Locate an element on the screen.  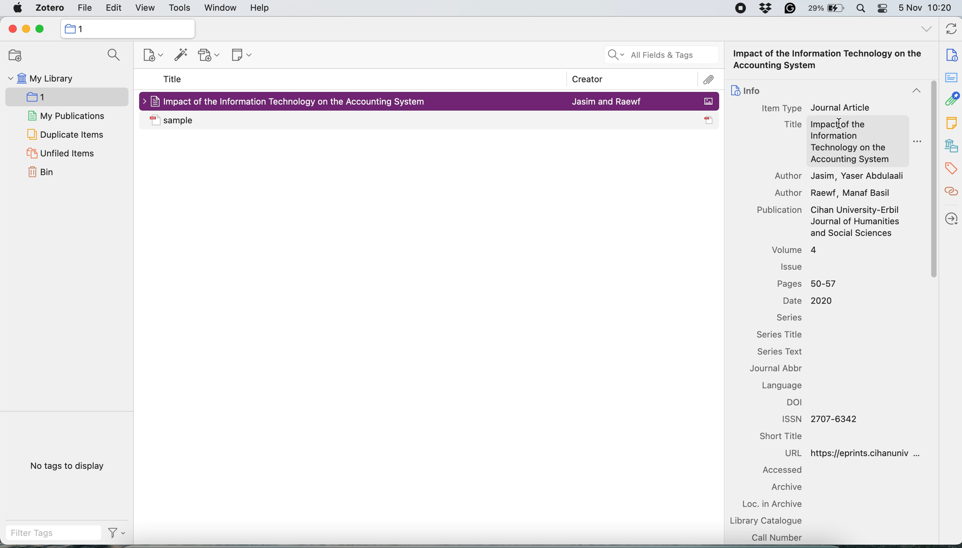
new note is located at coordinates (241, 56).